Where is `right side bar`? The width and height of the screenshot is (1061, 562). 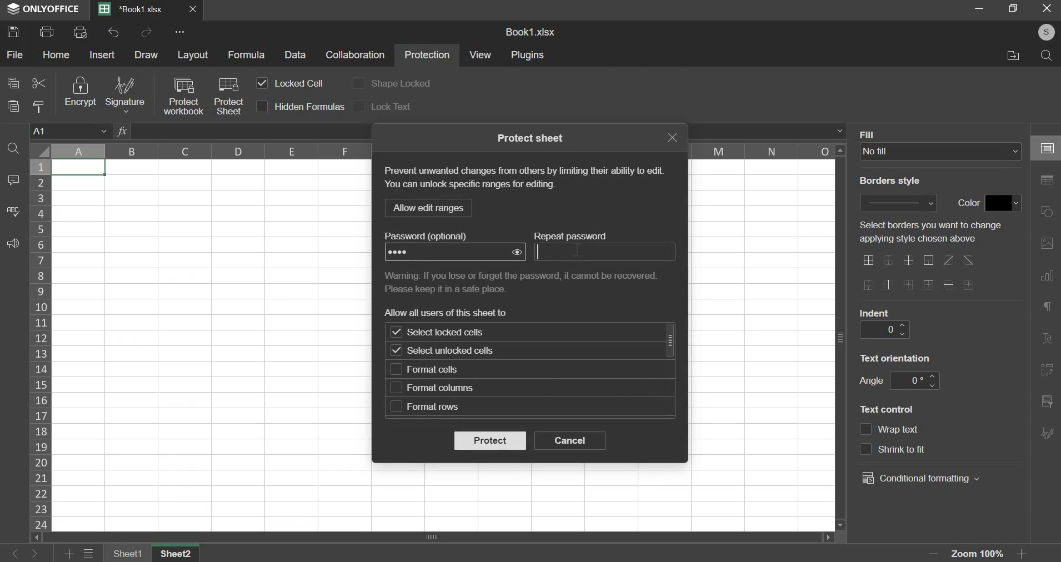 right side bar is located at coordinates (1048, 180).